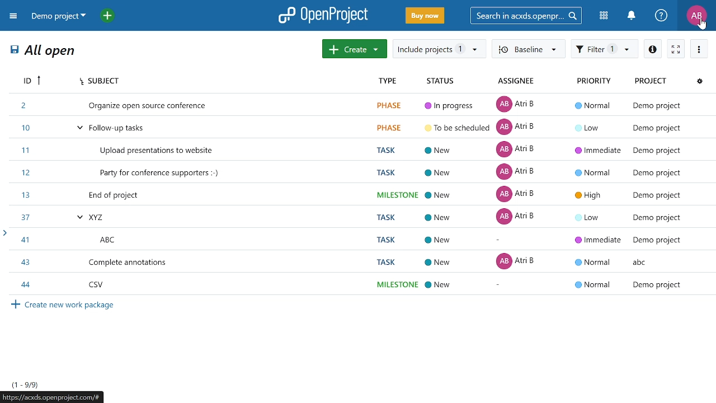 Image resolution: width=716 pixels, height=403 pixels. I want to click on task titled "CSV", so click(359, 285).